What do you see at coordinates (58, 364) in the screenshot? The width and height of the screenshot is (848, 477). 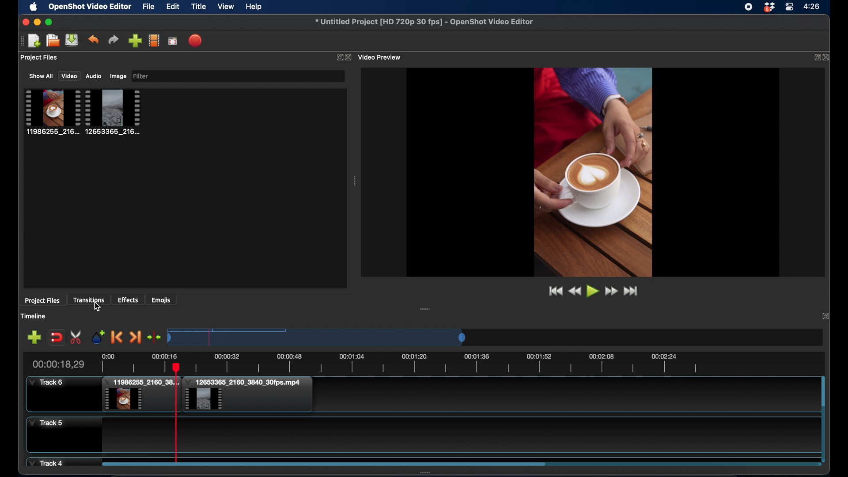 I see `current time indicator` at bounding box center [58, 364].